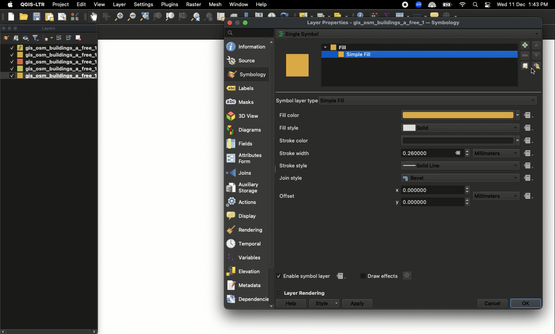 The image size is (555, 334). What do you see at coordinates (246, 159) in the screenshot?
I see `Attributes form` at bounding box center [246, 159].